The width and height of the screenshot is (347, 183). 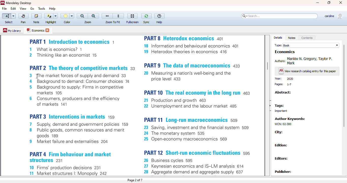 I want to click on maximize, so click(x=329, y=3).